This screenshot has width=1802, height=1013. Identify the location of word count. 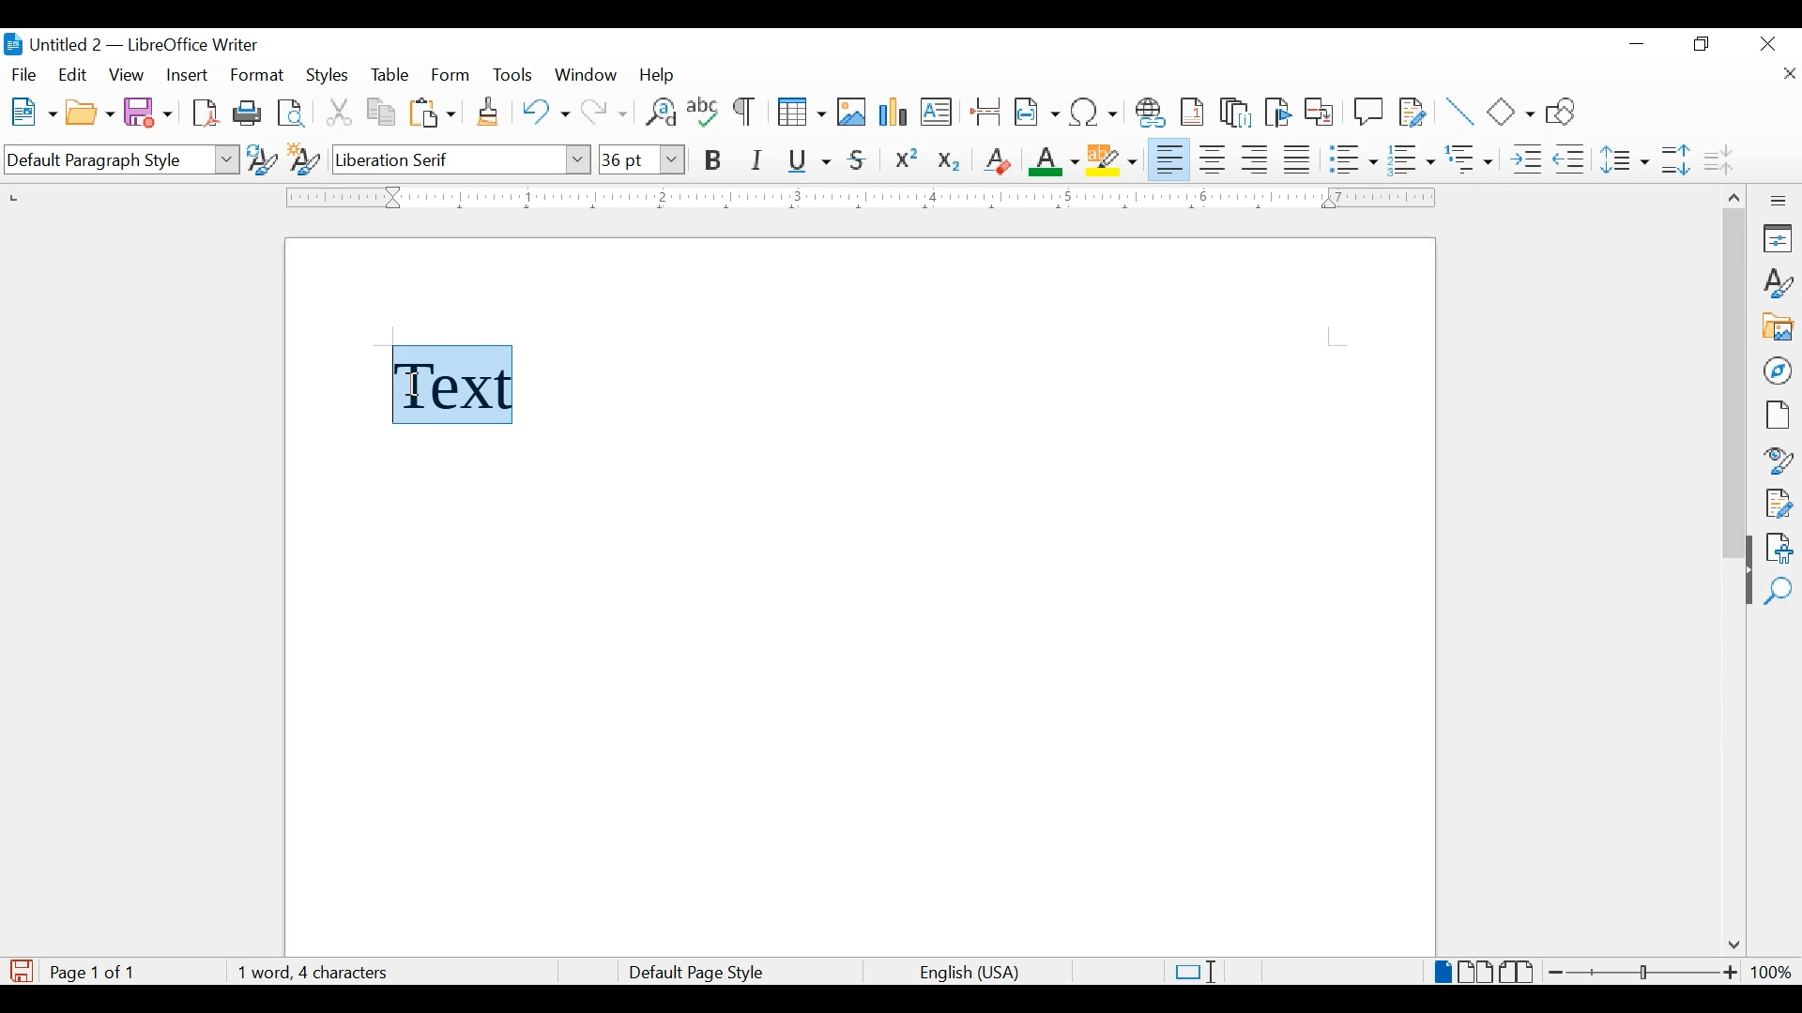
(313, 972).